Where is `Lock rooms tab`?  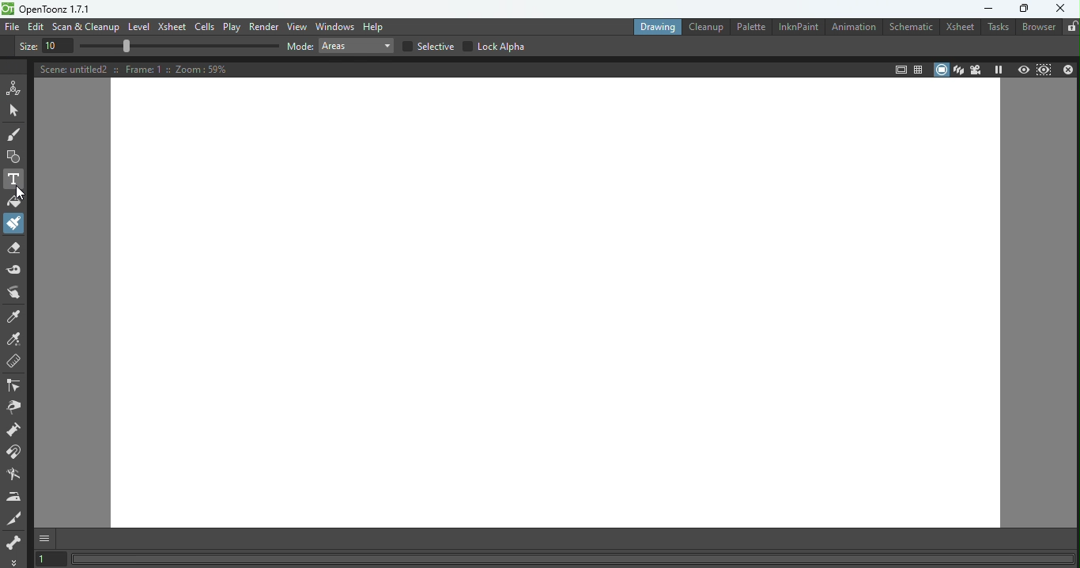 Lock rooms tab is located at coordinates (1071, 28).